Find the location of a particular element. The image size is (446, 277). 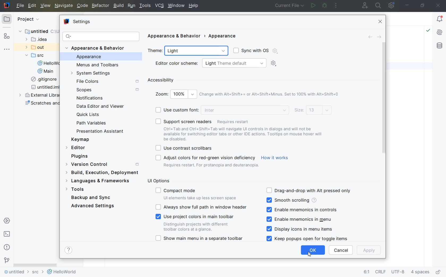

HELP is located at coordinates (194, 6).